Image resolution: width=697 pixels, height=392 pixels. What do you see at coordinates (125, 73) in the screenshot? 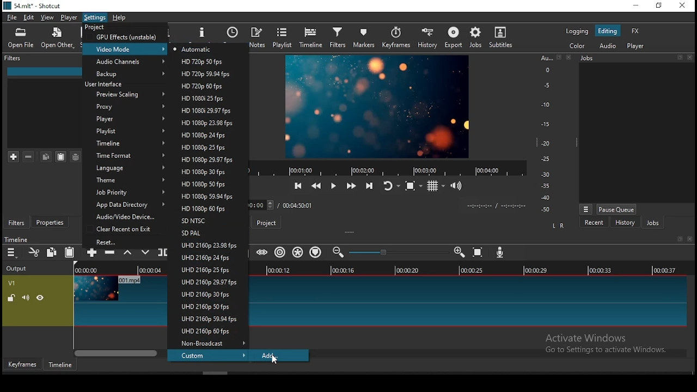
I see `backup` at bounding box center [125, 73].